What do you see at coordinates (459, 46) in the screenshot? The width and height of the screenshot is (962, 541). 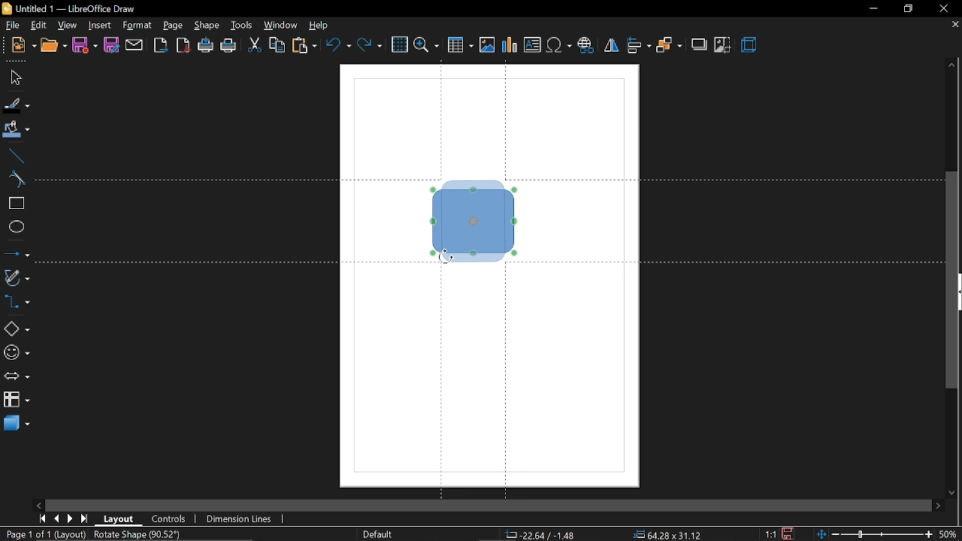 I see `insert table` at bounding box center [459, 46].